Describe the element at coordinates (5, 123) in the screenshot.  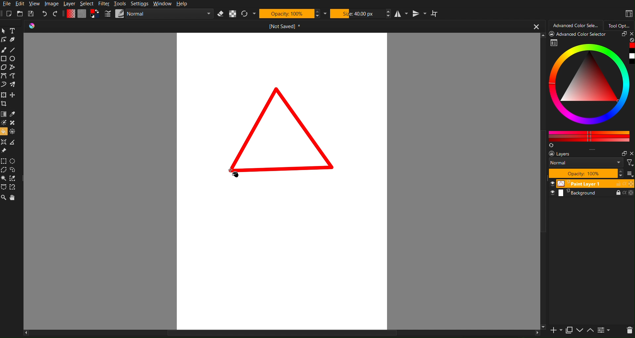
I see `colorize mask tool` at that location.